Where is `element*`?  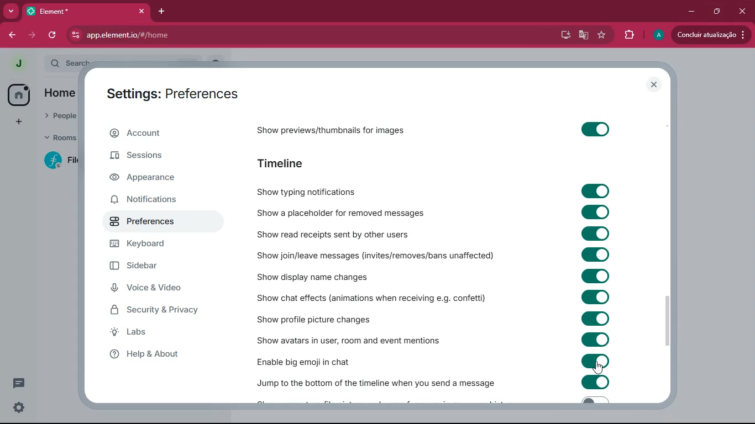 element* is located at coordinates (63, 10).